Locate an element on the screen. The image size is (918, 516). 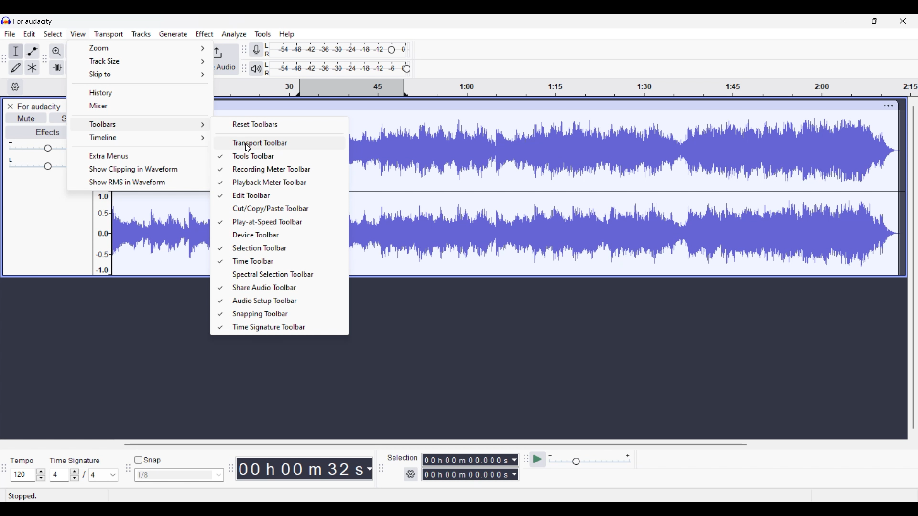
Close interface is located at coordinates (903, 21).